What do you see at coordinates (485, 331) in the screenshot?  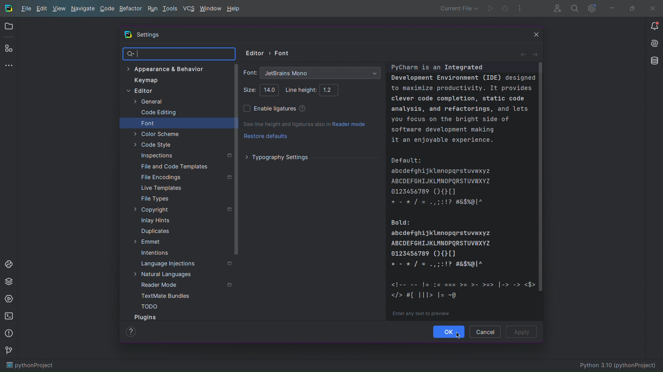 I see `Cancel` at bounding box center [485, 331].